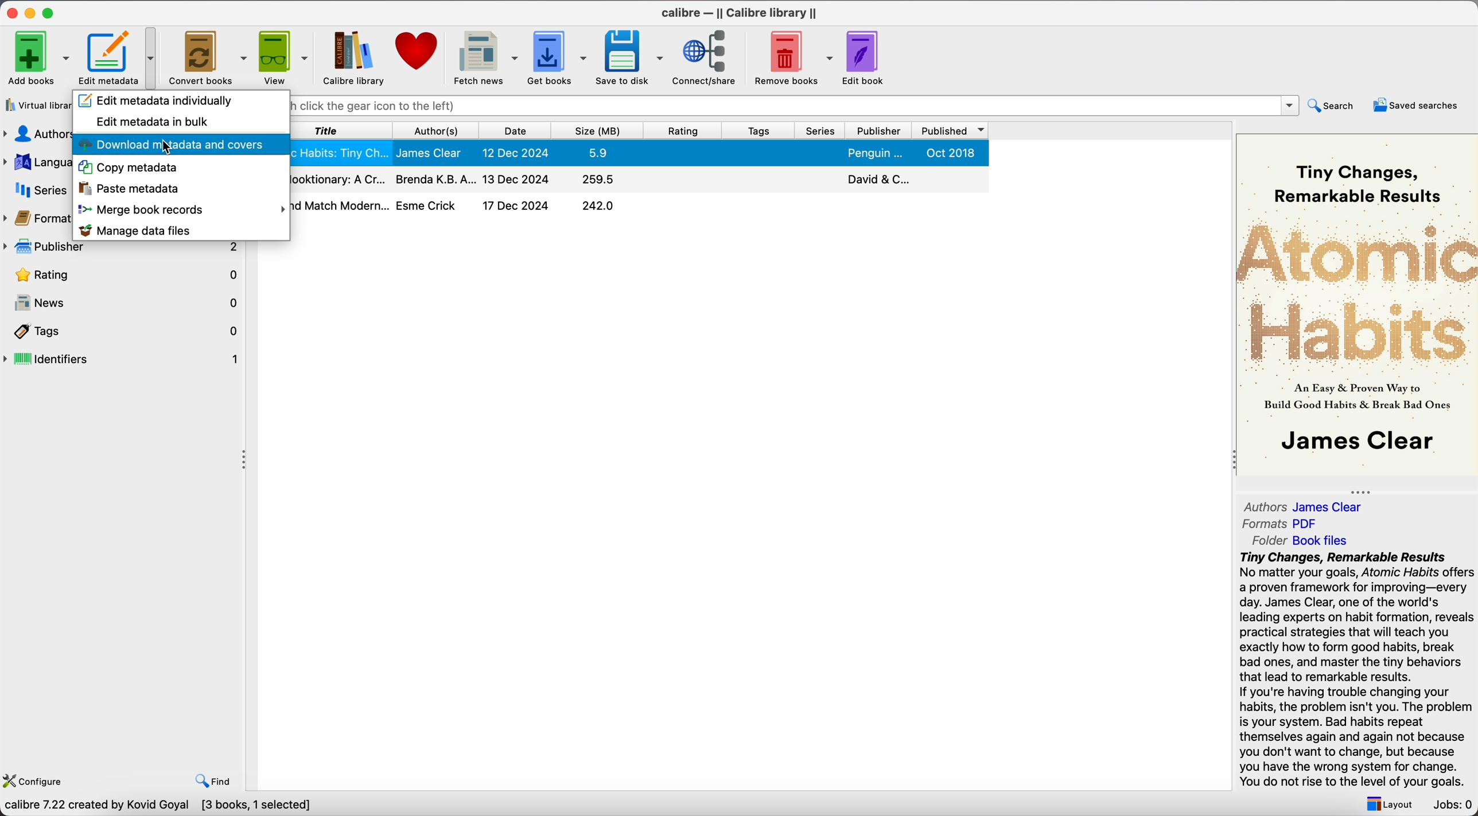  What do you see at coordinates (118, 251) in the screenshot?
I see `publisher` at bounding box center [118, 251].